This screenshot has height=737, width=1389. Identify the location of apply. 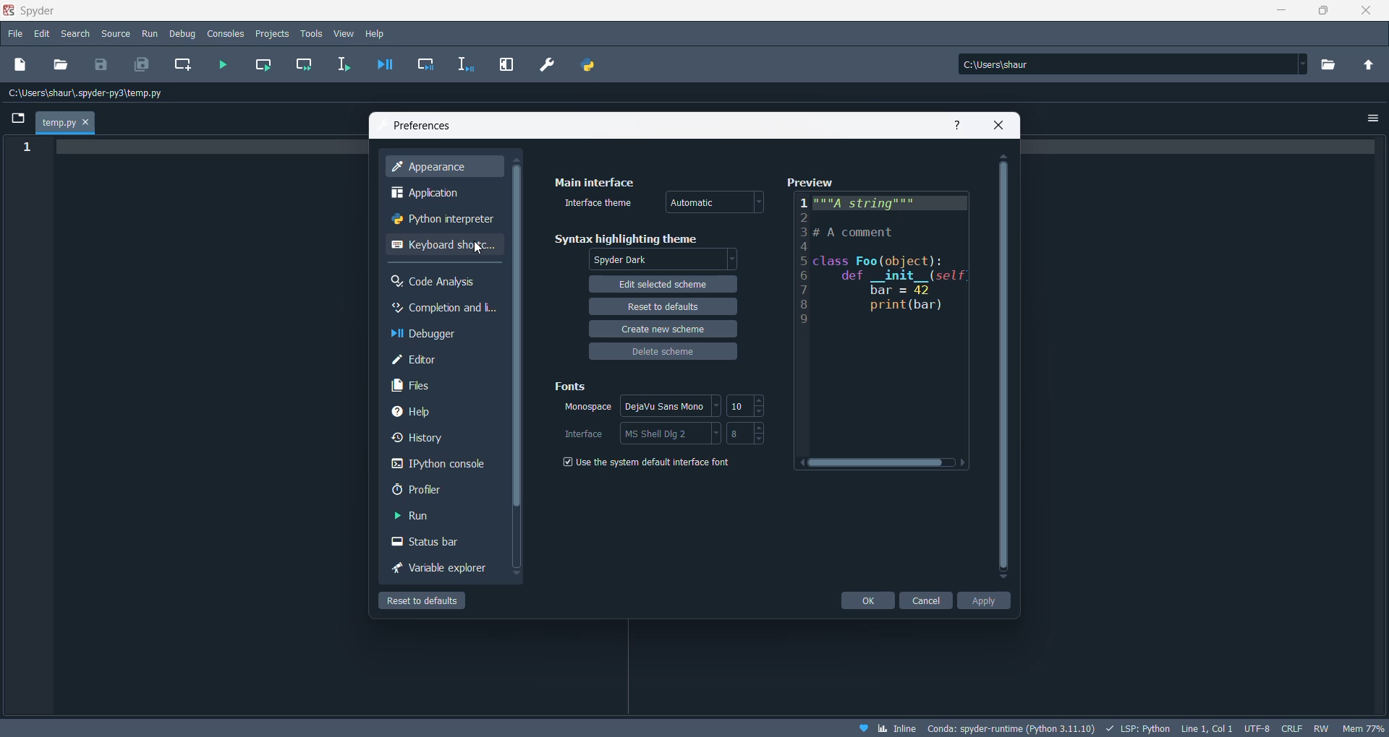
(987, 600).